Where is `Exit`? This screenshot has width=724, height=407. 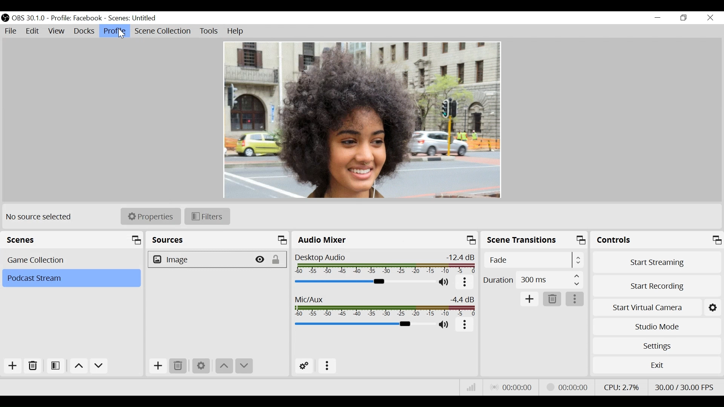 Exit is located at coordinates (656, 364).